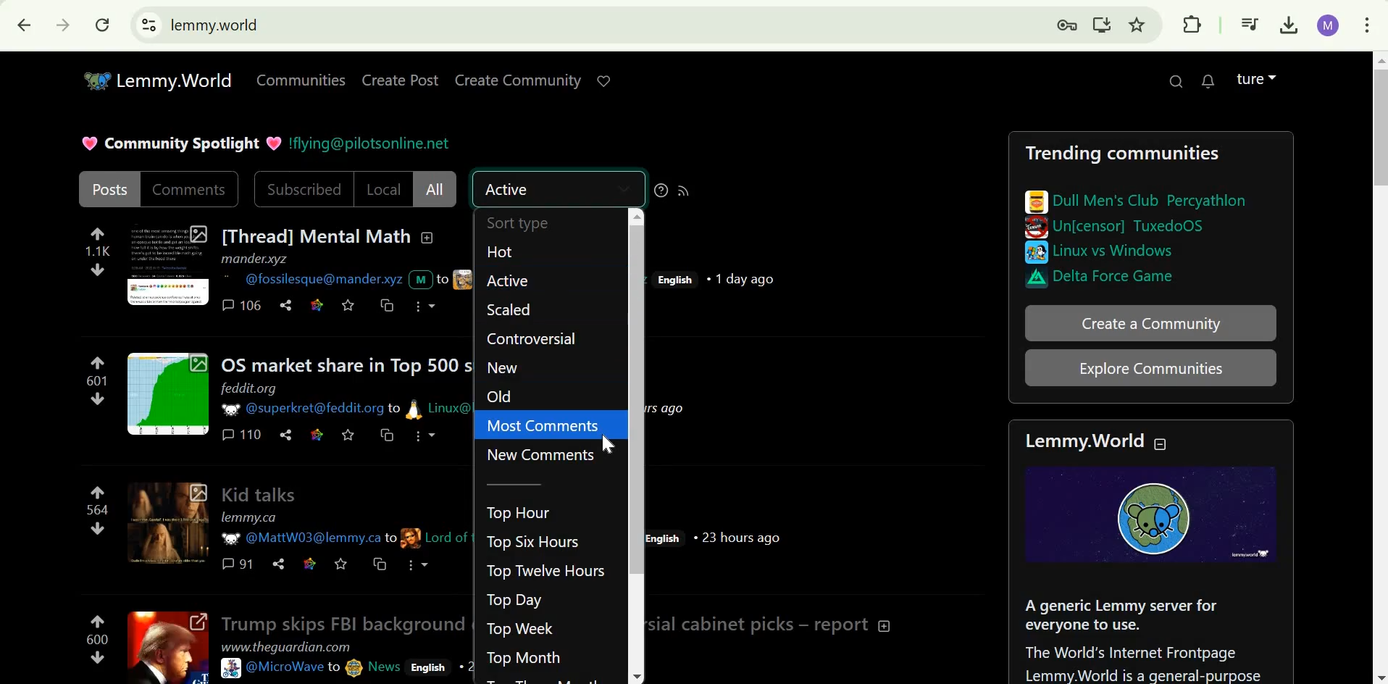  I want to click on Top Month, so click(523, 656).